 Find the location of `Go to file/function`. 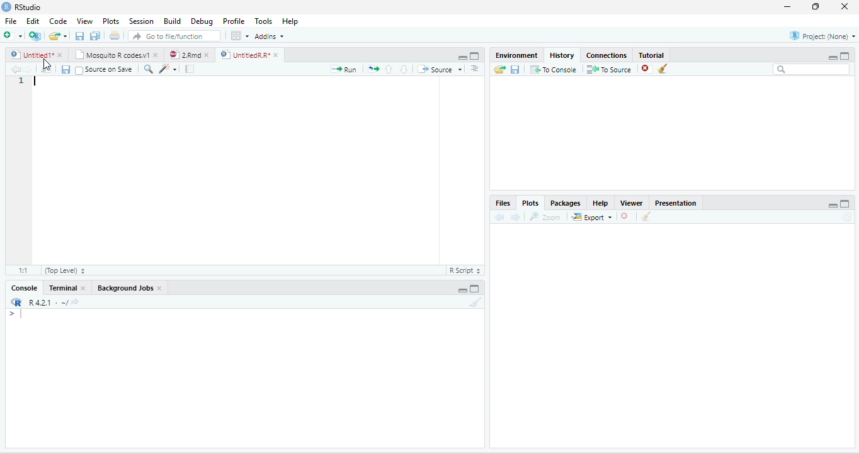

Go to file/function is located at coordinates (174, 35).